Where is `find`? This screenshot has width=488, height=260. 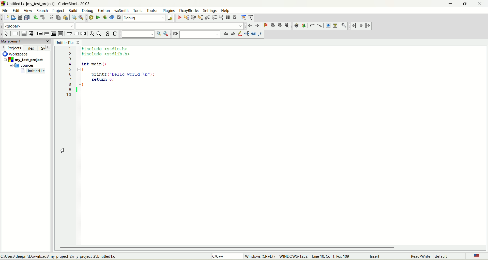
find is located at coordinates (74, 18).